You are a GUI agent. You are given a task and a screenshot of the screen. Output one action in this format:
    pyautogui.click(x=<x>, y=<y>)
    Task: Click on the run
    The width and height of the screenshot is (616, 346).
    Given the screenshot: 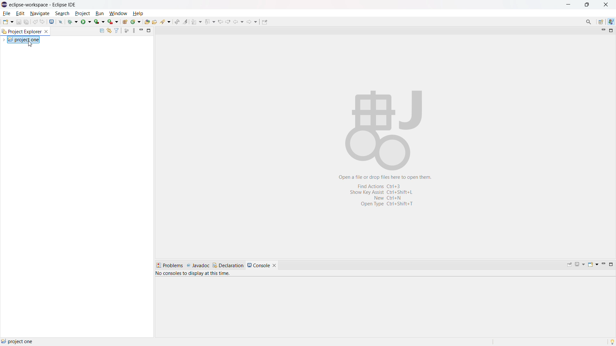 What is the action you would take?
    pyautogui.click(x=86, y=21)
    